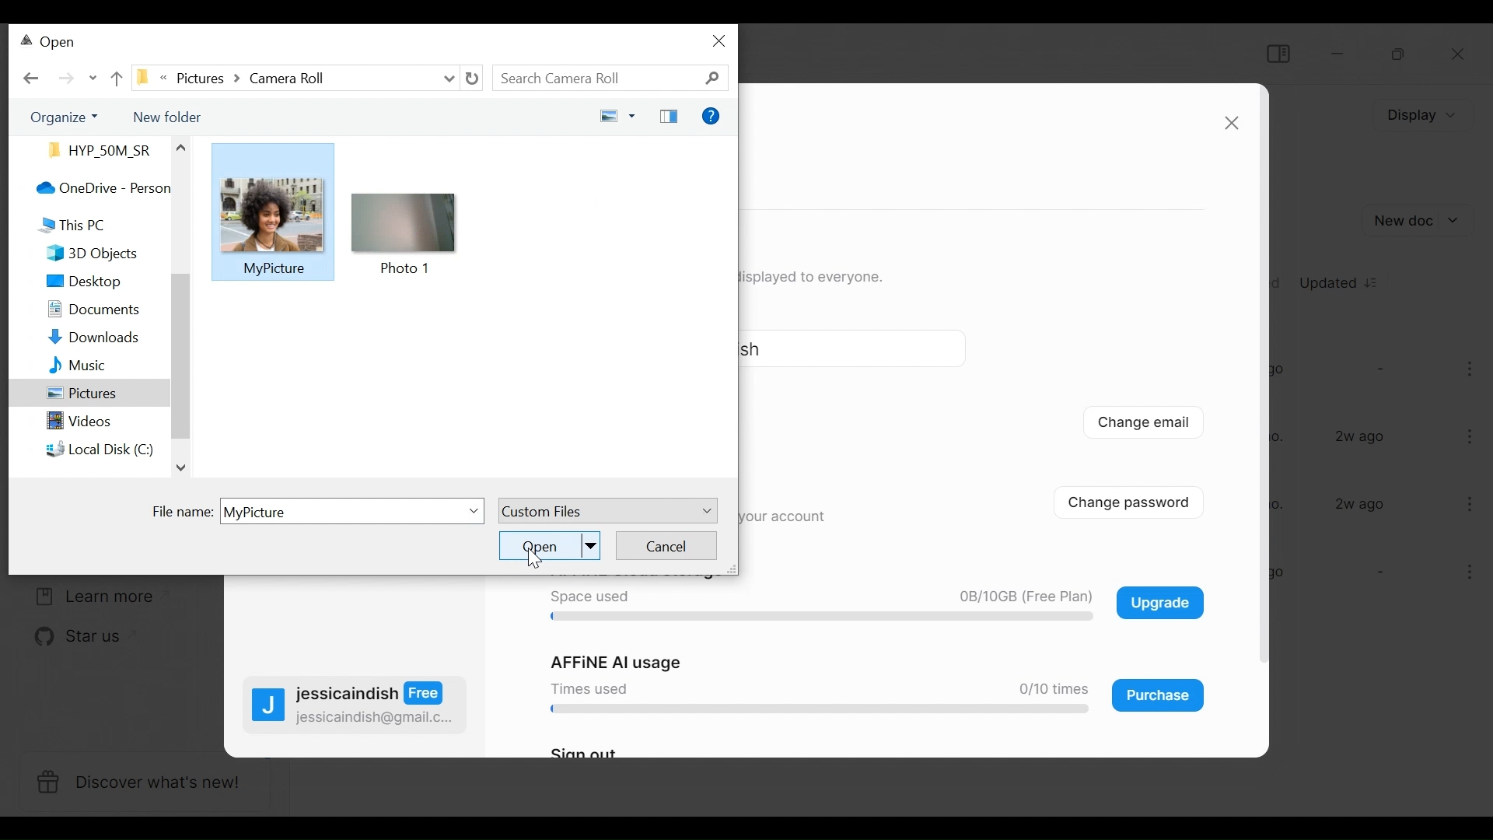 The height and width of the screenshot is (840, 1493). I want to click on down, so click(185, 469).